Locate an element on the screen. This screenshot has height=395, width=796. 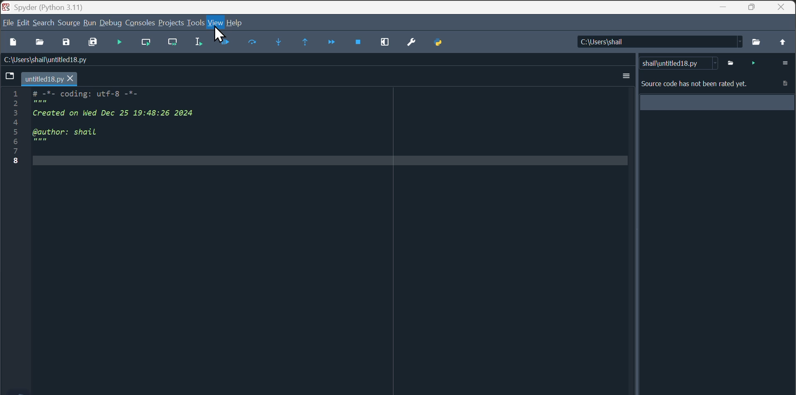
C:\Users\shail is located at coordinates (657, 41).